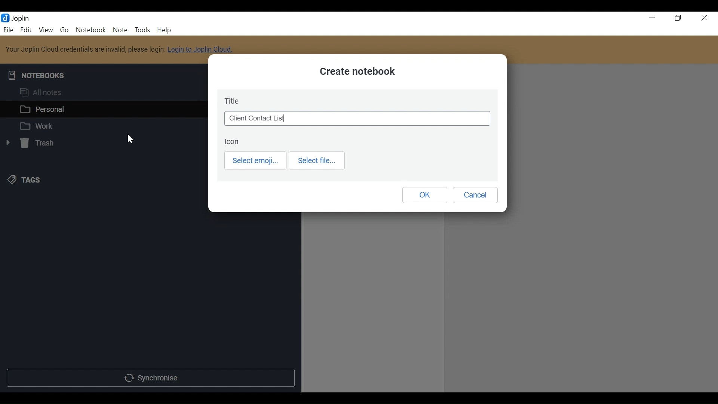  Describe the element at coordinates (163, 30) in the screenshot. I see `Help` at that location.